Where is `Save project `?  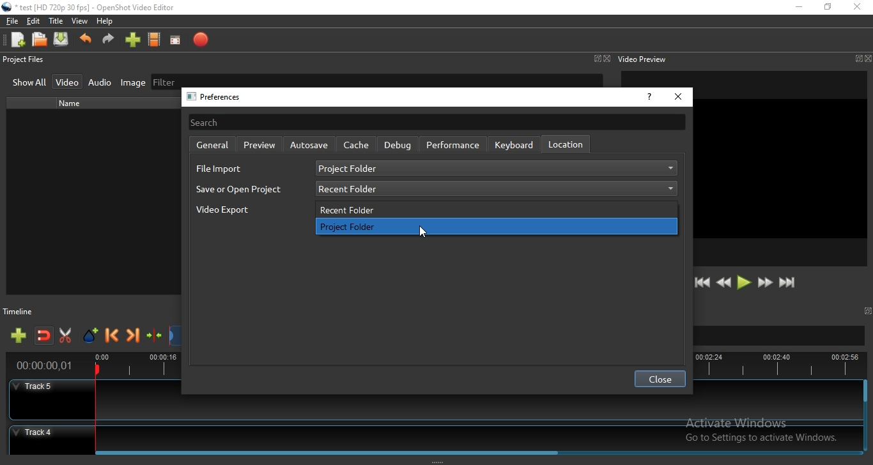
Save project  is located at coordinates (62, 40).